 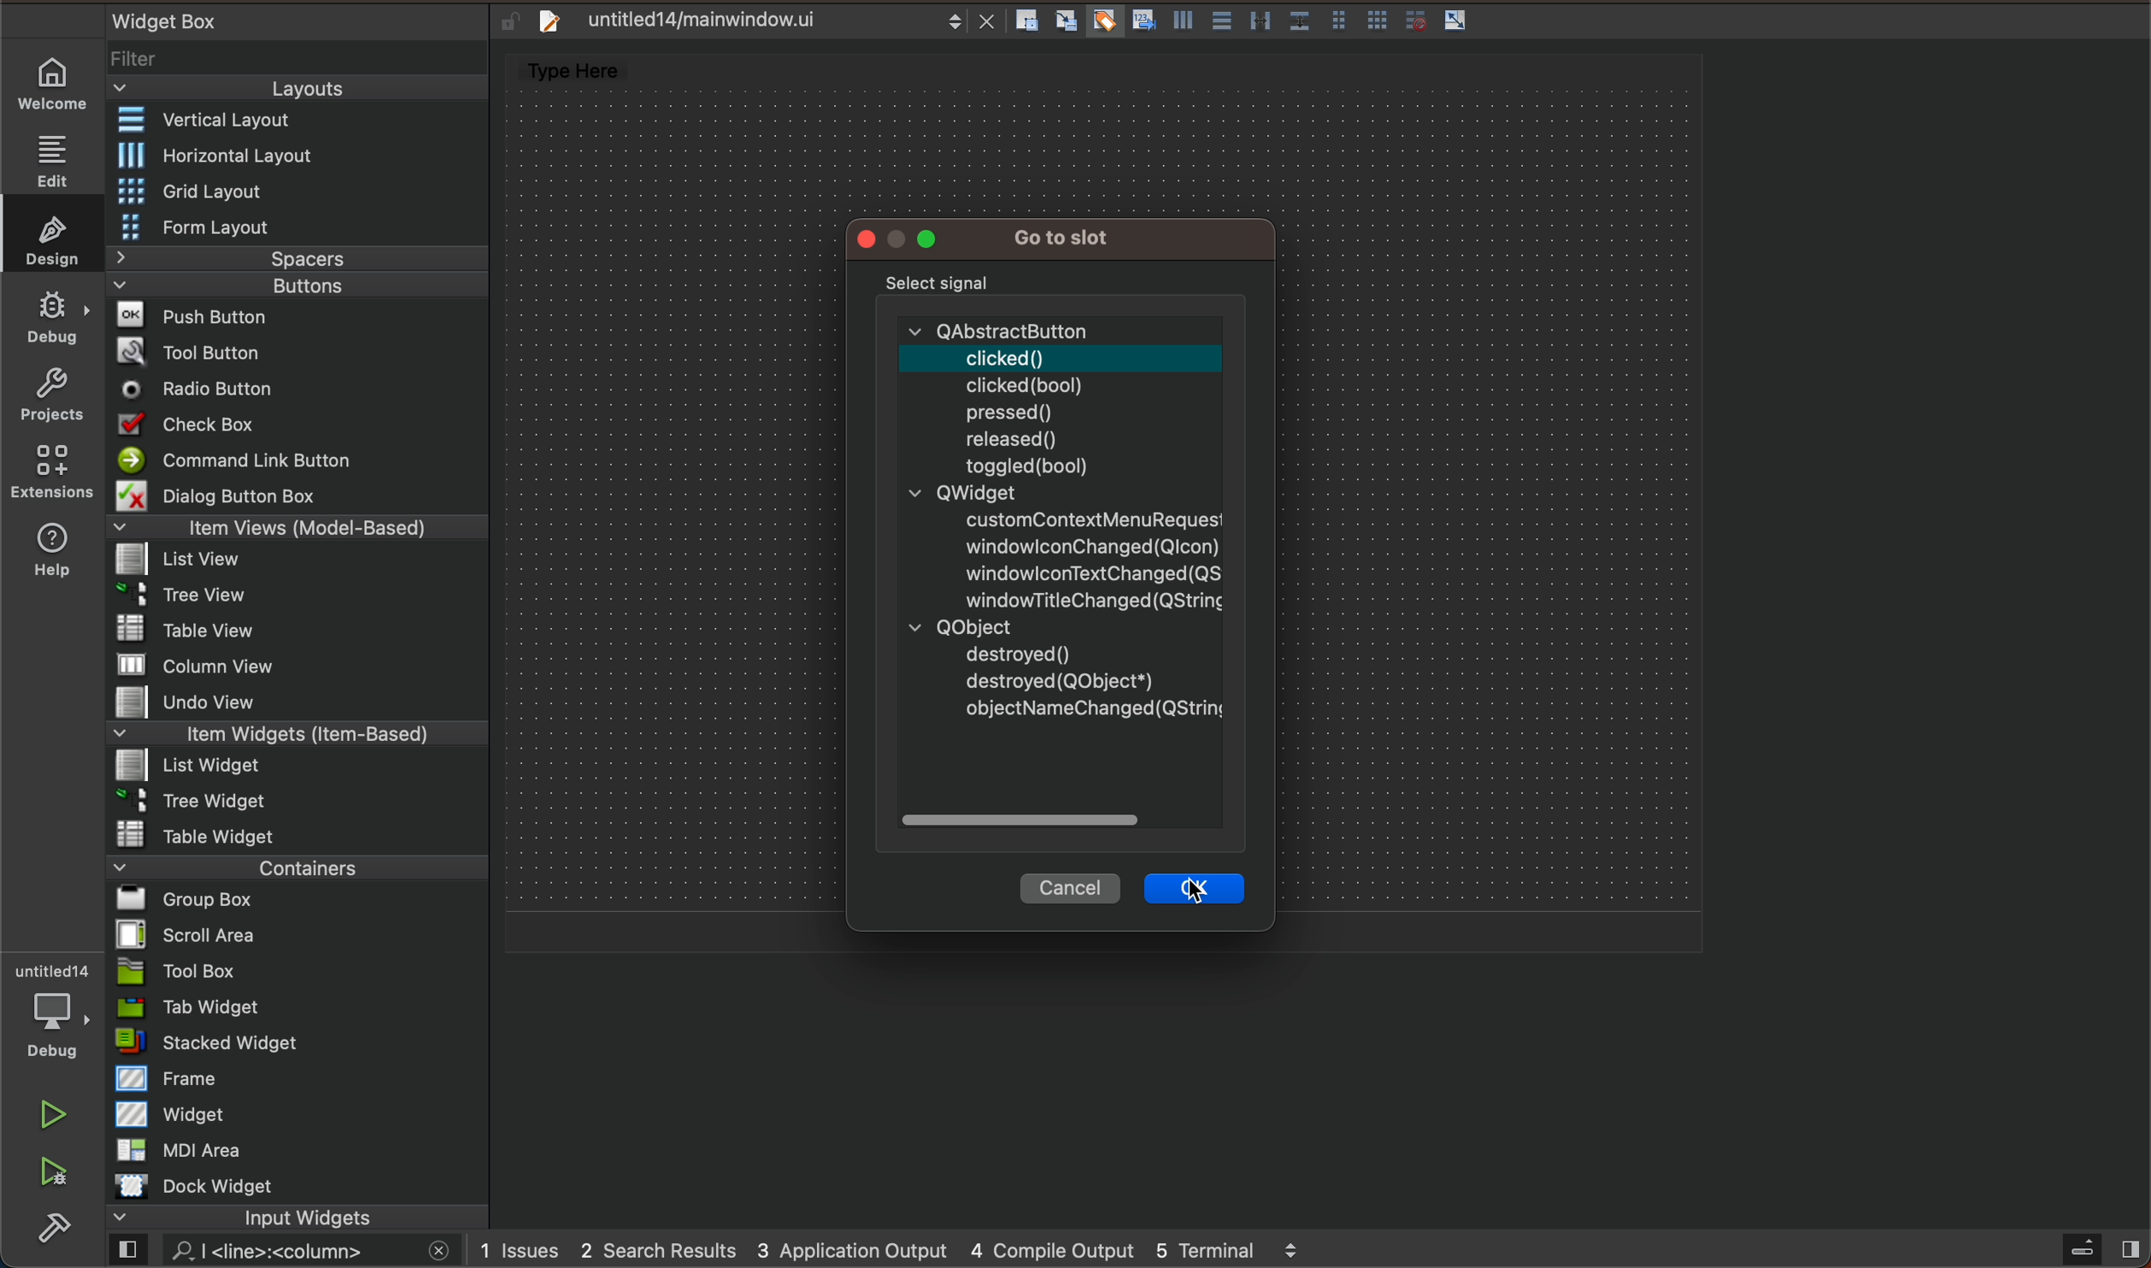 What do you see at coordinates (48, 235) in the screenshot?
I see `DESIGN` at bounding box center [48, 235].